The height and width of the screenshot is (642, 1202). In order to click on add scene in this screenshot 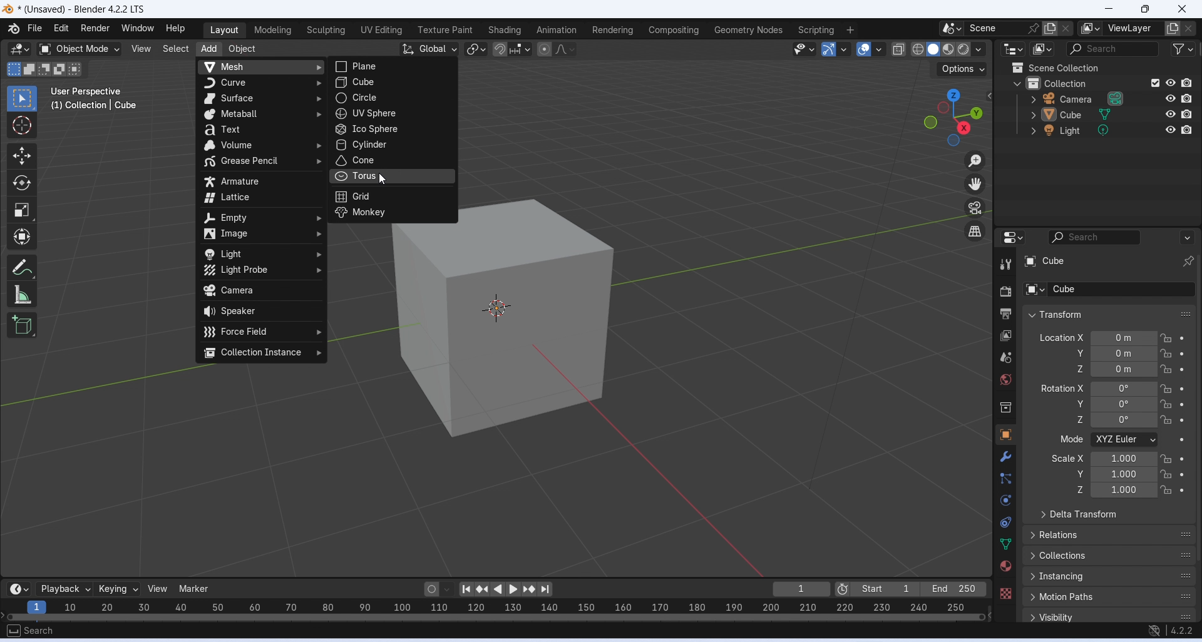, I will do `click(1050, 29)`.